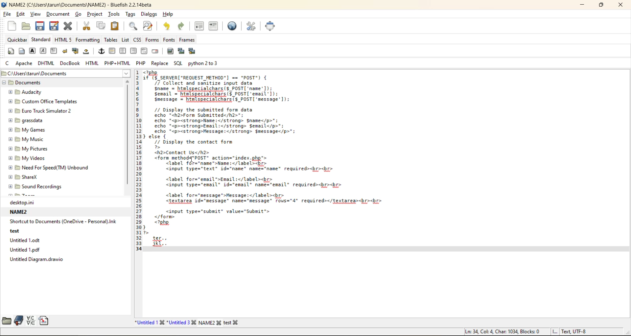 The width and height of the screenshot is (631, 336). Describe the element at coordinates (40, 83) in the screenshot. I see `documents` at that location.